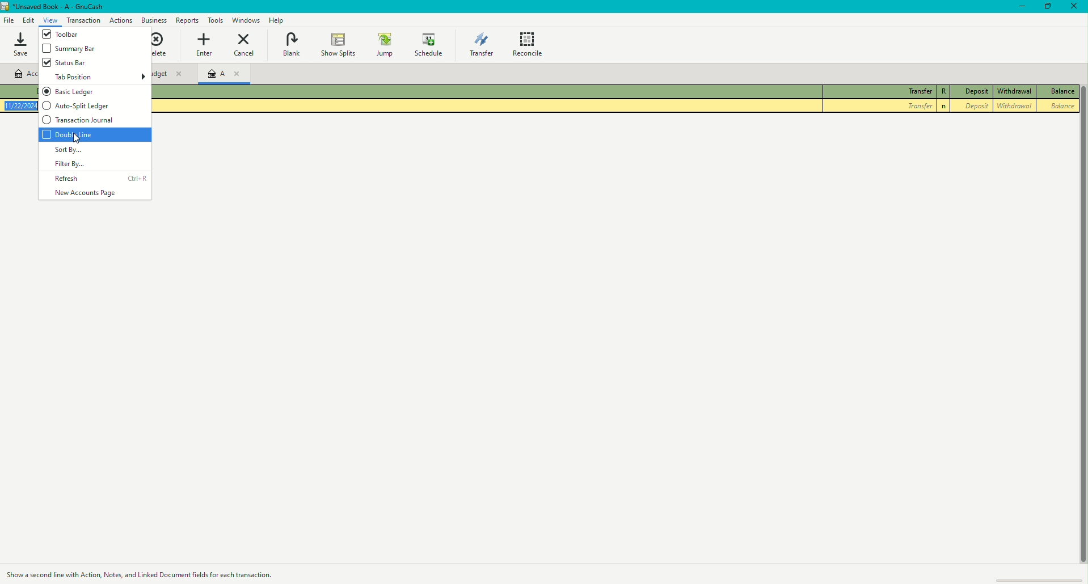 Image resolution: width=1088 pixels, height=584 pixels. I want to click on Deposit, so click(975, 107).